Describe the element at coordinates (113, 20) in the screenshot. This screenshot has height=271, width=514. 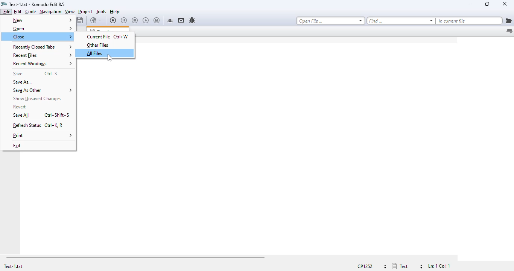
I see `record macro` at that location.